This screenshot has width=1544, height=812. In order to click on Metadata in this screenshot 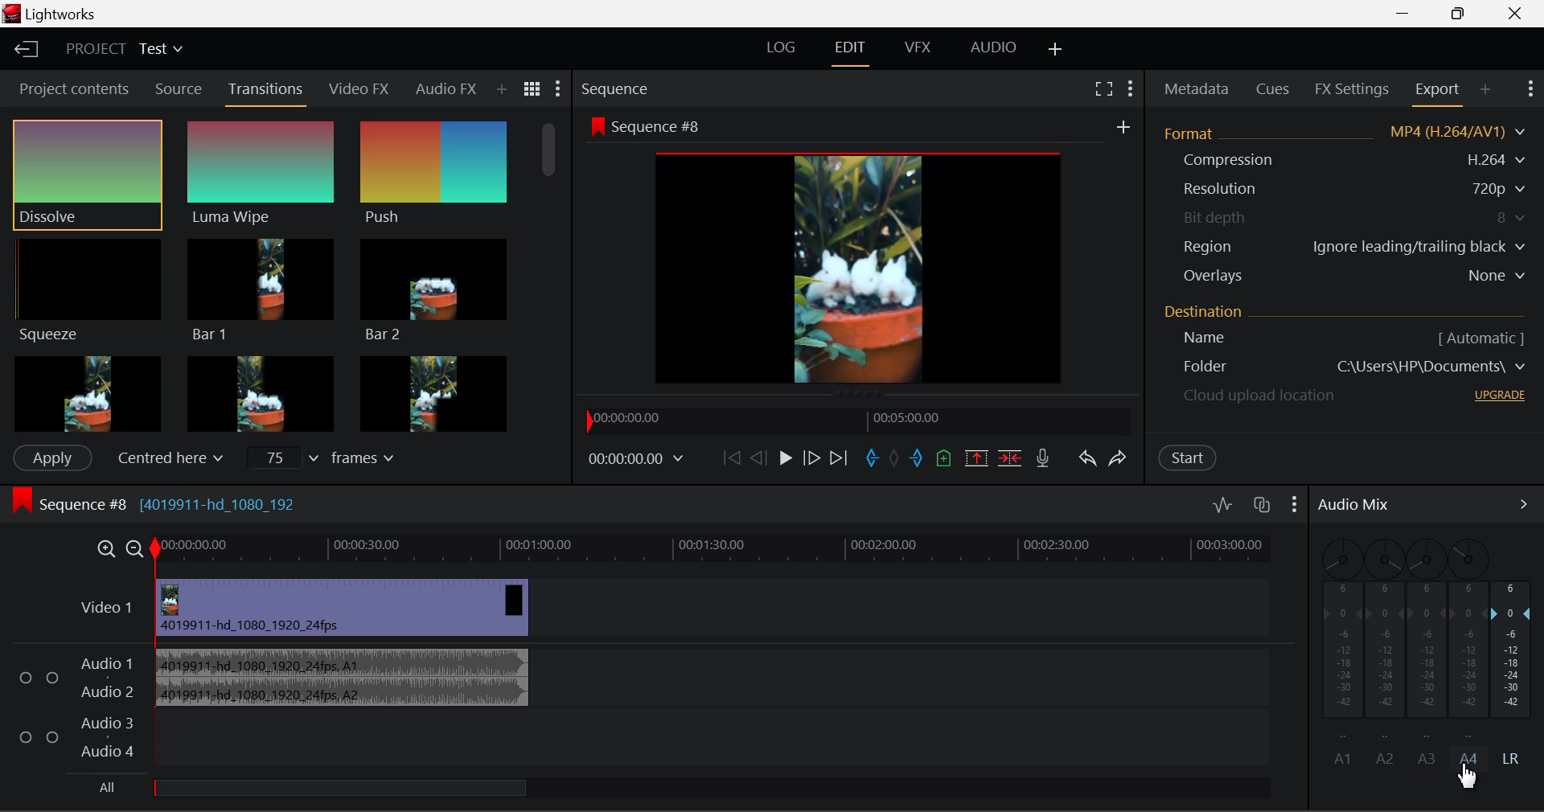, I will do `click(1196, 90)`.